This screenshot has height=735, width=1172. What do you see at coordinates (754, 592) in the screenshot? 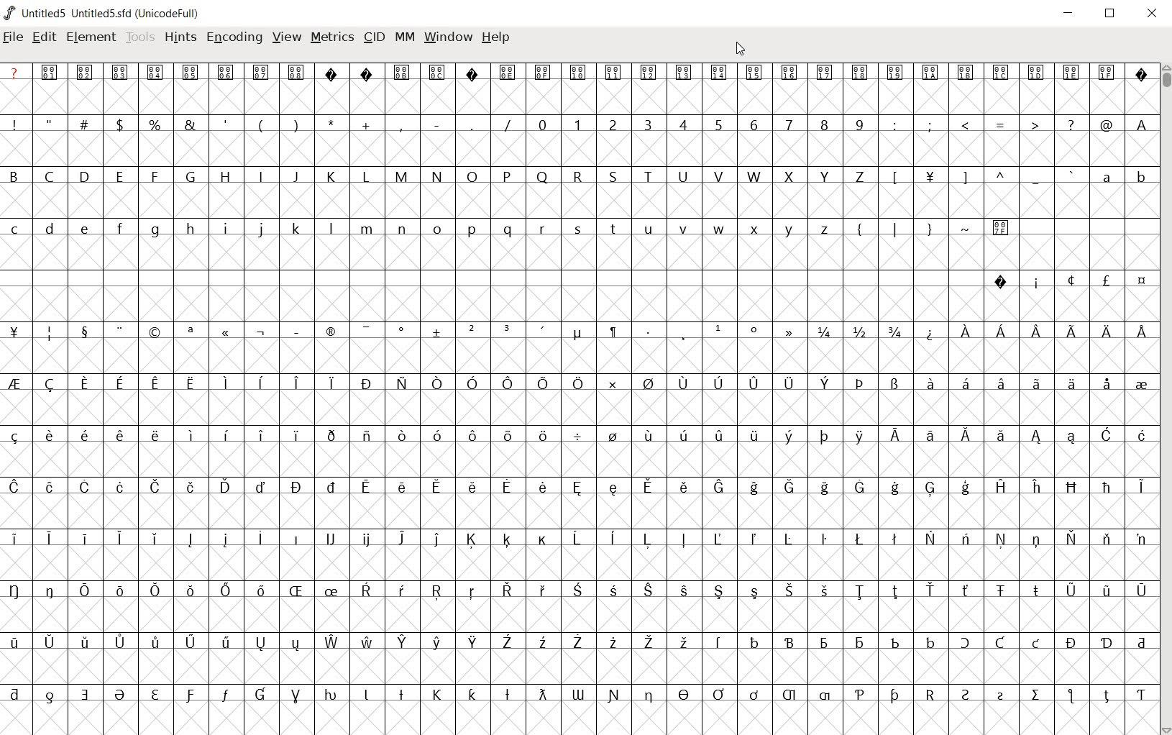
I see `Symbol` at bounding box center [754, 592].